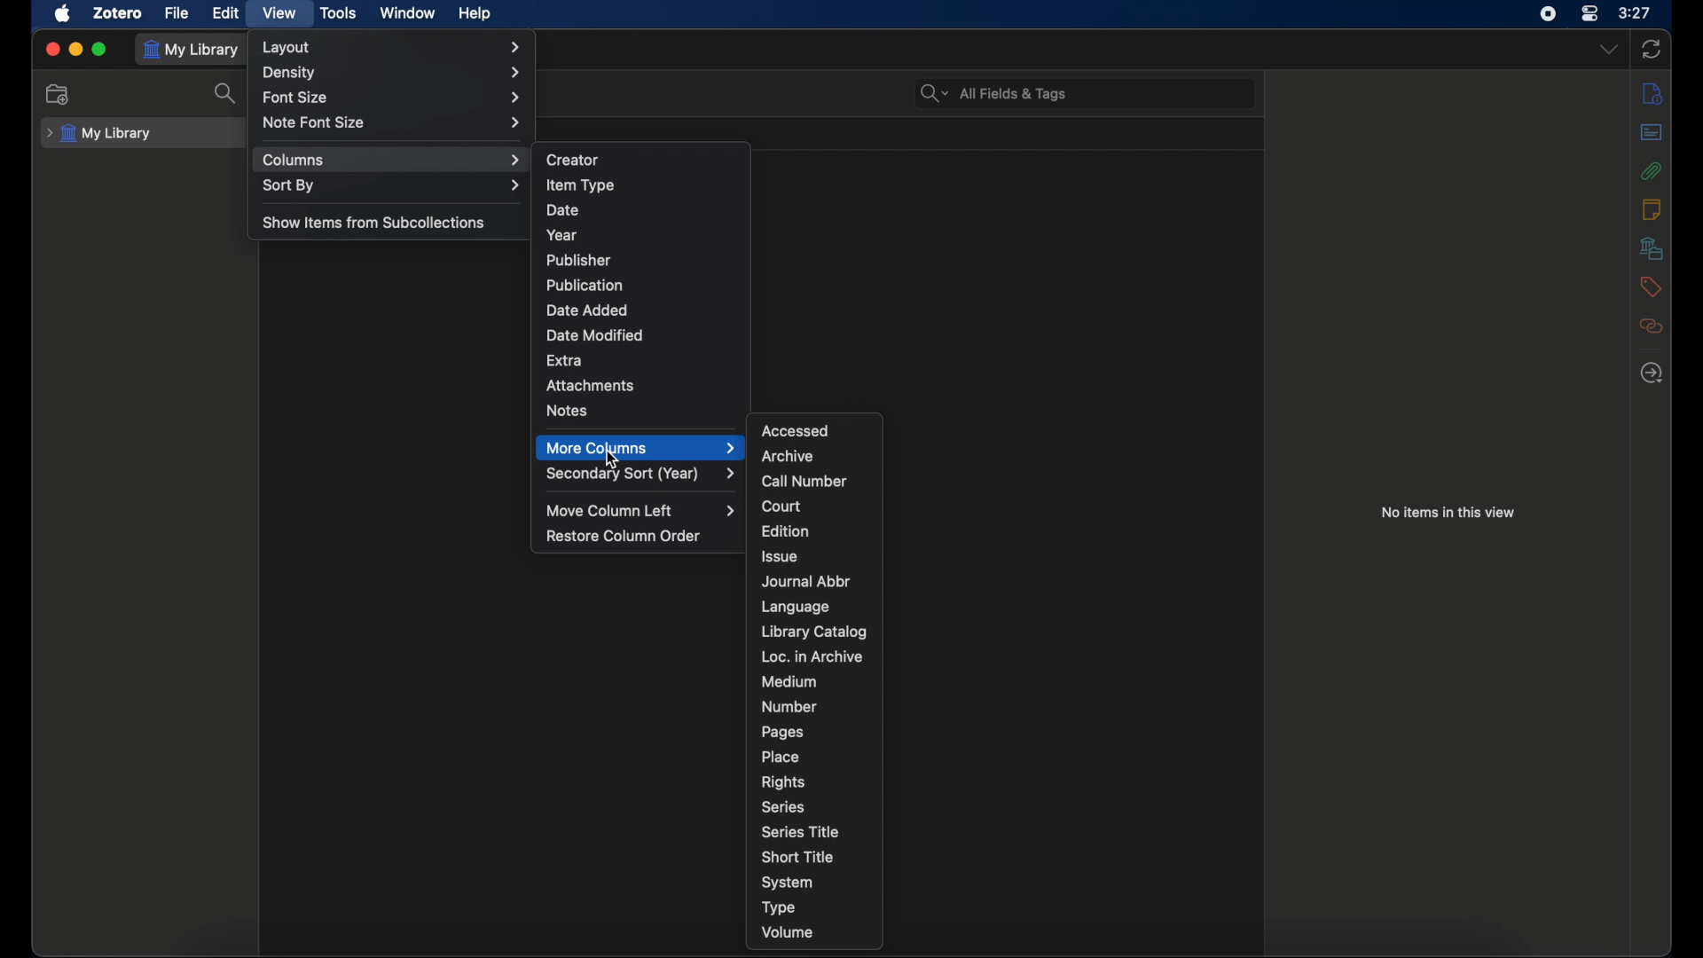 The image size is (1703, 958). What do you see at coordinates (102, 50) in the screenshot?
I see `maximize` at bounding box center [102, 50].